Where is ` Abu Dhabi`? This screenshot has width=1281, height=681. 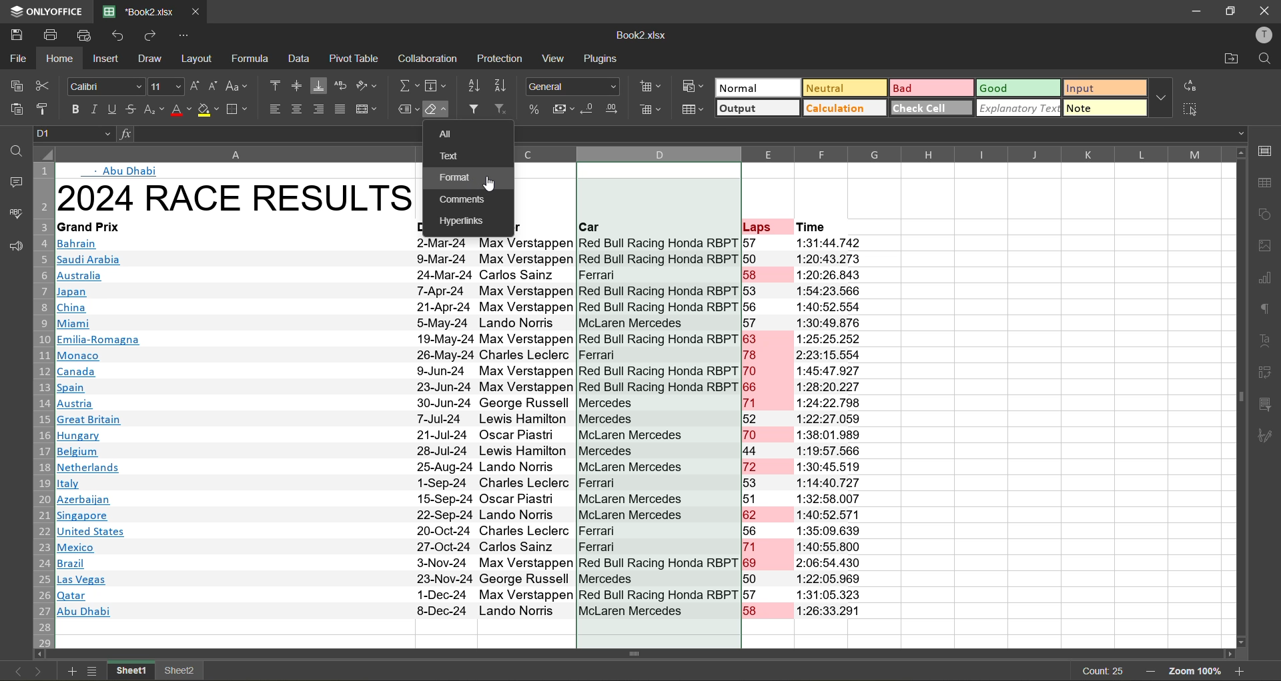  Abu Dhabi is located at coordinates (127, 172).